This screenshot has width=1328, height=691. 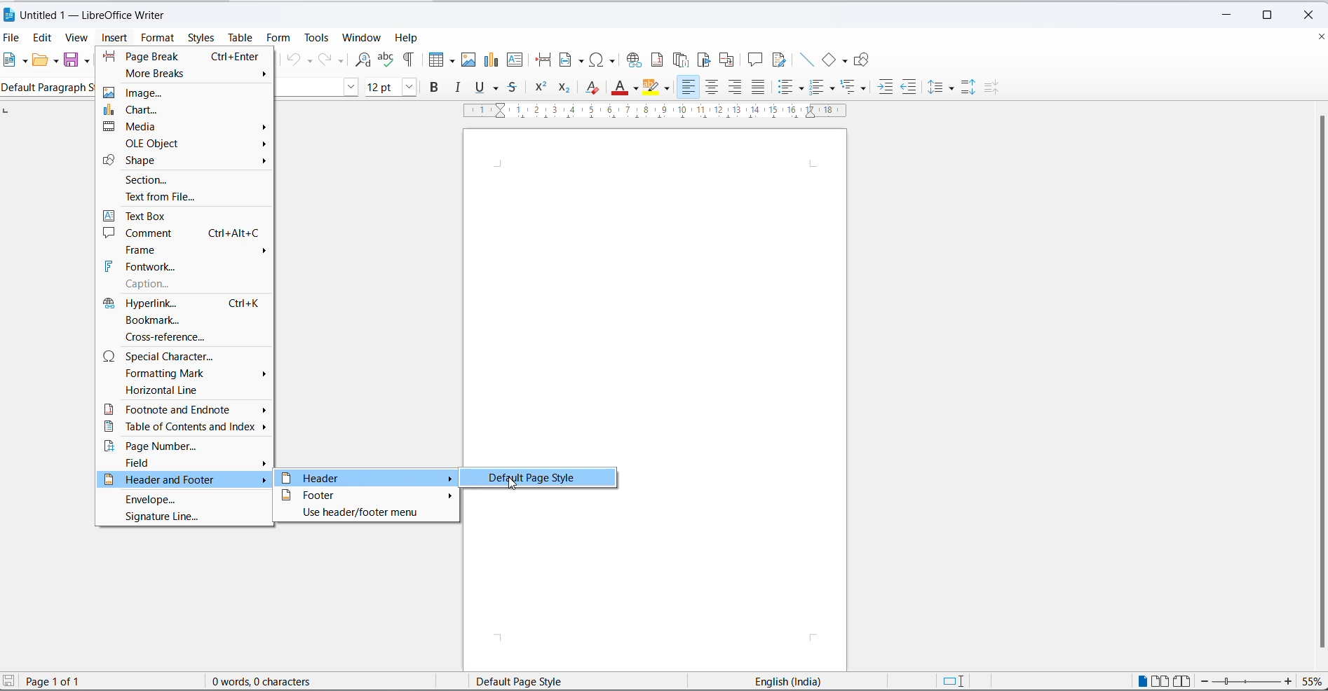 I want to click on caption, so click(x=187, y=286).